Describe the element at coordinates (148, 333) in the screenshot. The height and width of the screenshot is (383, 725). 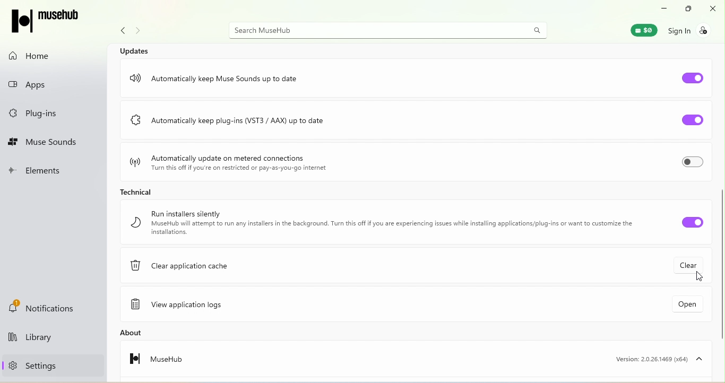
I see `About` at that location.